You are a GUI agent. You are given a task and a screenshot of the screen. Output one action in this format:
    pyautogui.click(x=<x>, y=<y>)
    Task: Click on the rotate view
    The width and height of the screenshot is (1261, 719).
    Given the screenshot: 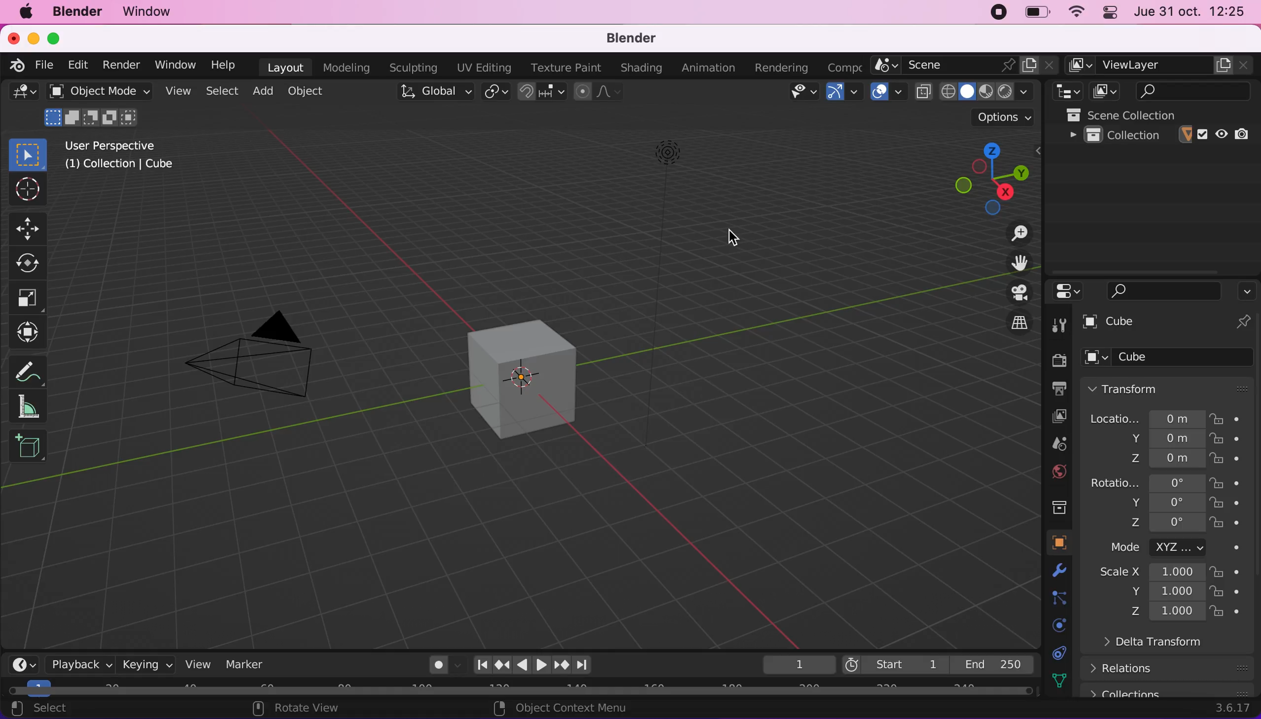 What is the action you would take?
    pyautogui.click(x=312, y=708)
    